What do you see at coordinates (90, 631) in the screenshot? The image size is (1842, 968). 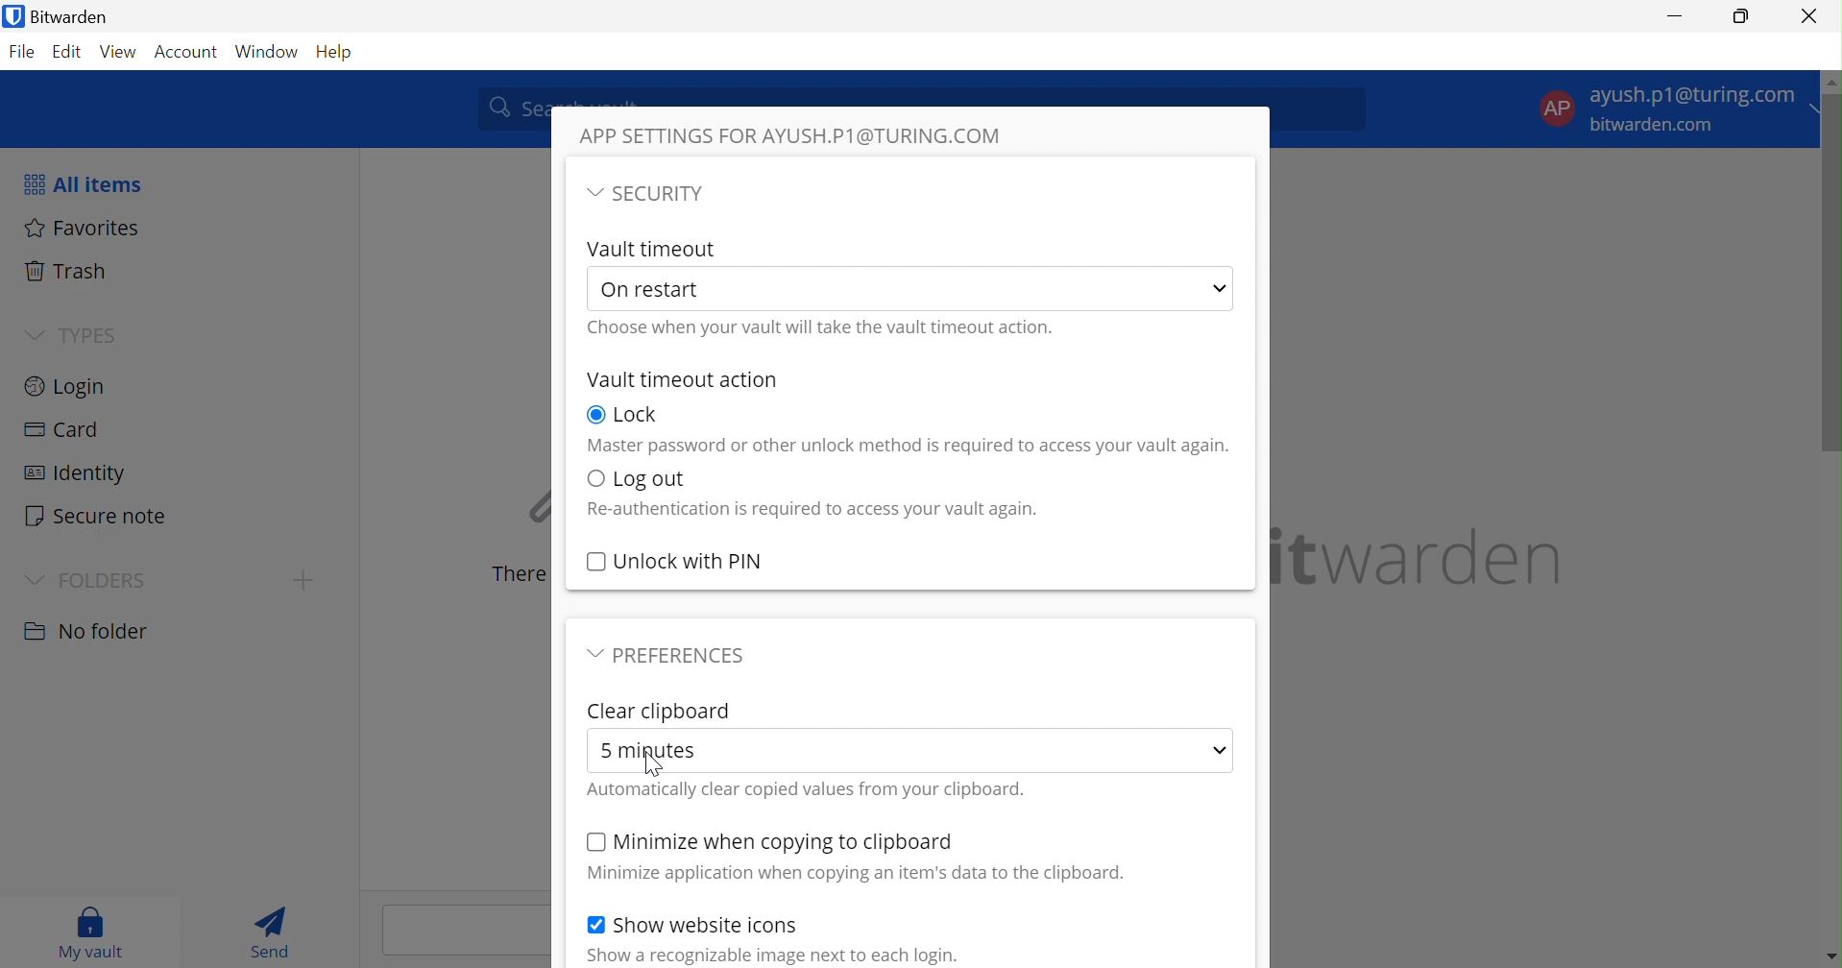 I see `No folder` at bounding box center [90, 631].